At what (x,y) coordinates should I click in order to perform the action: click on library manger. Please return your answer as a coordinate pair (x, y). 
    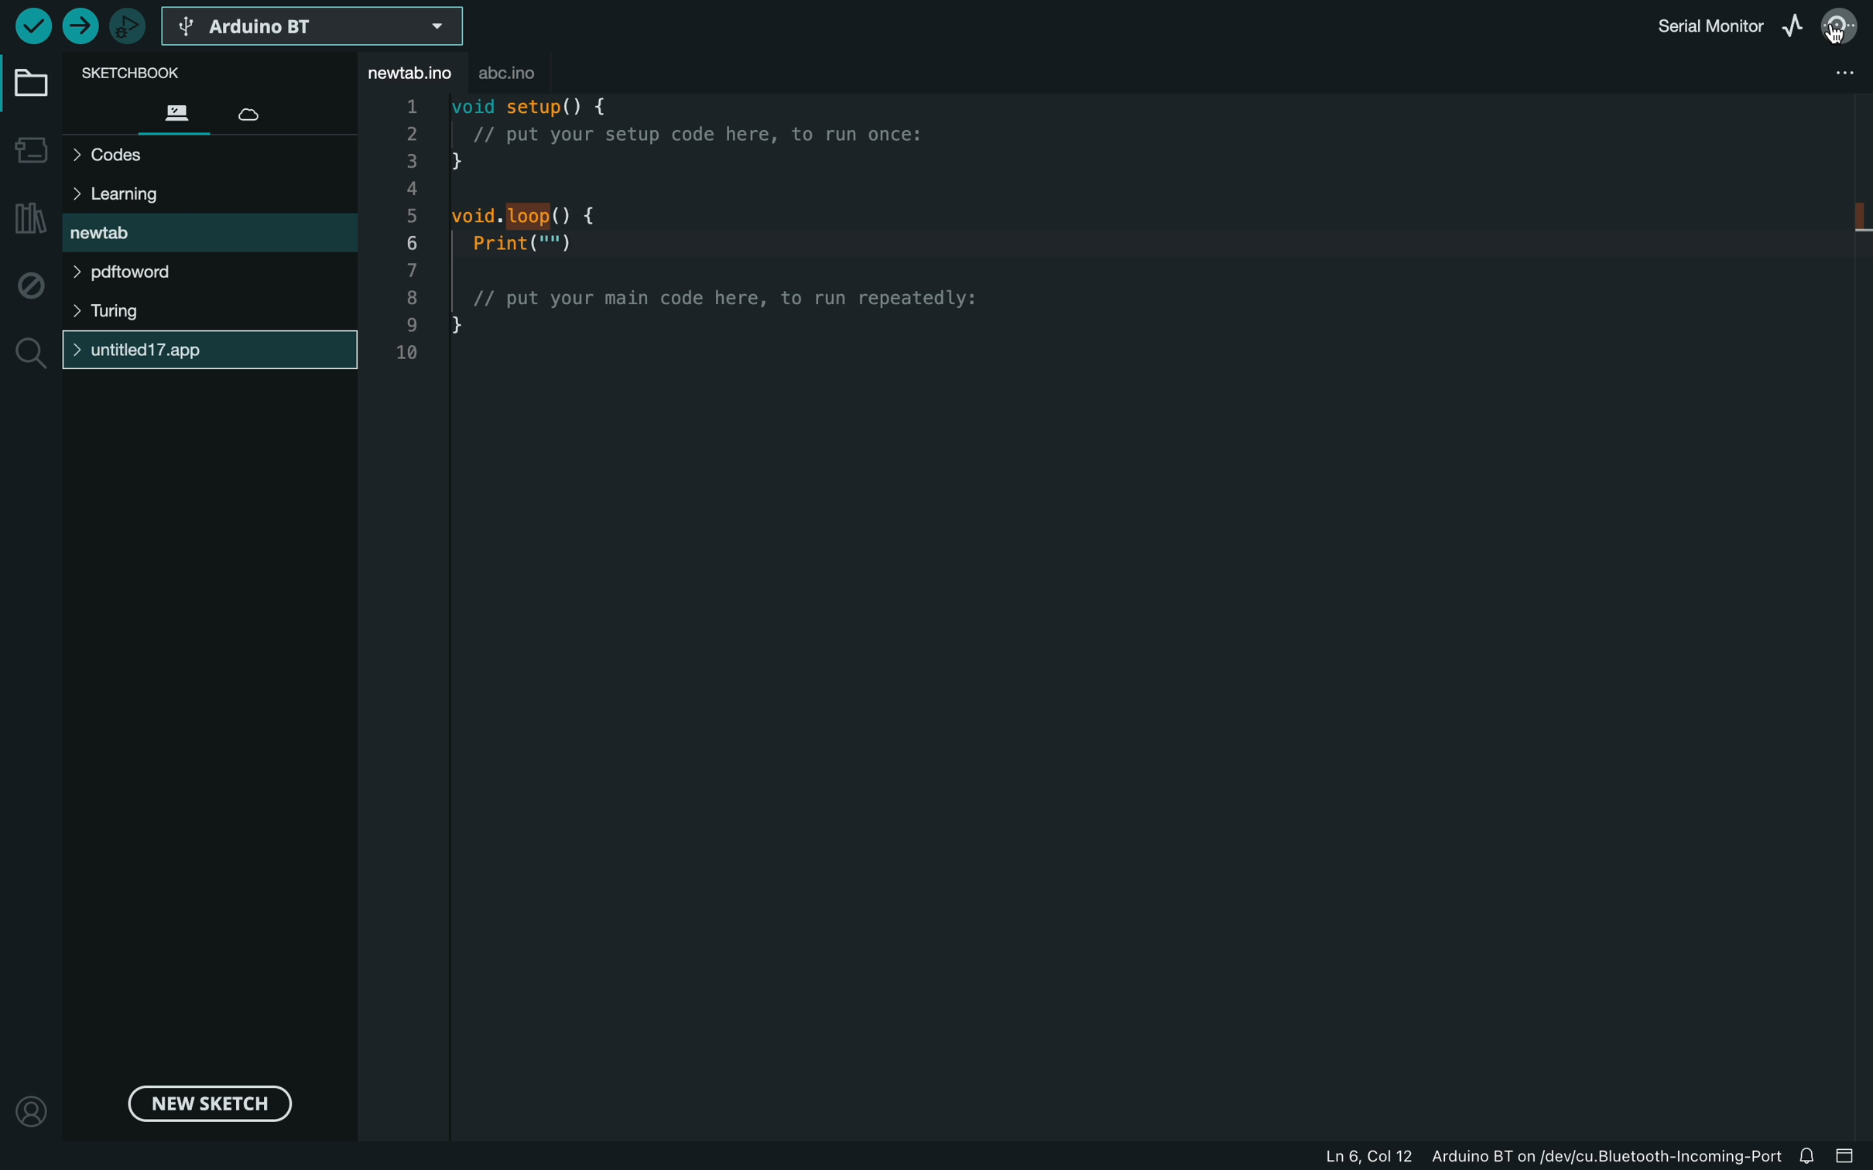
    Looking at the image, I should click on (27, 218).